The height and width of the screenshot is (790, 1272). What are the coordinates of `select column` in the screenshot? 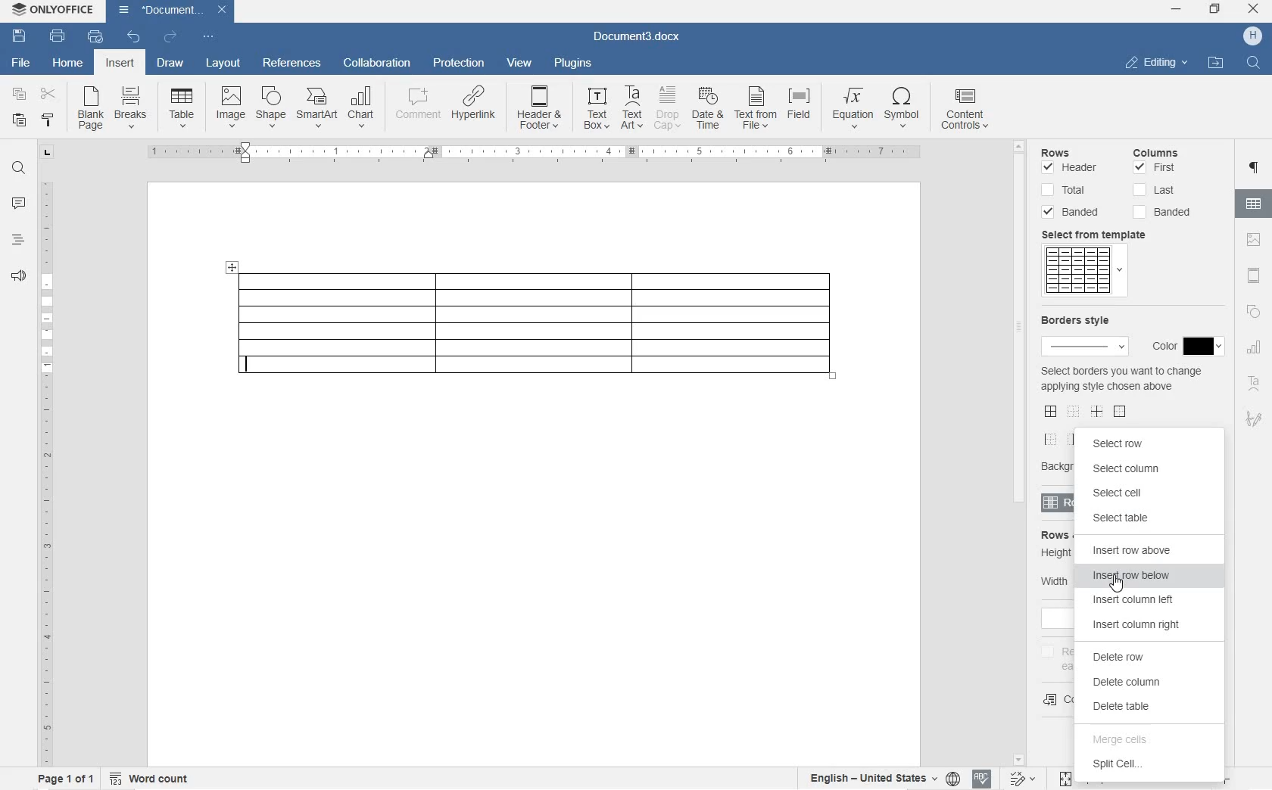 It's located at (1143, 471).